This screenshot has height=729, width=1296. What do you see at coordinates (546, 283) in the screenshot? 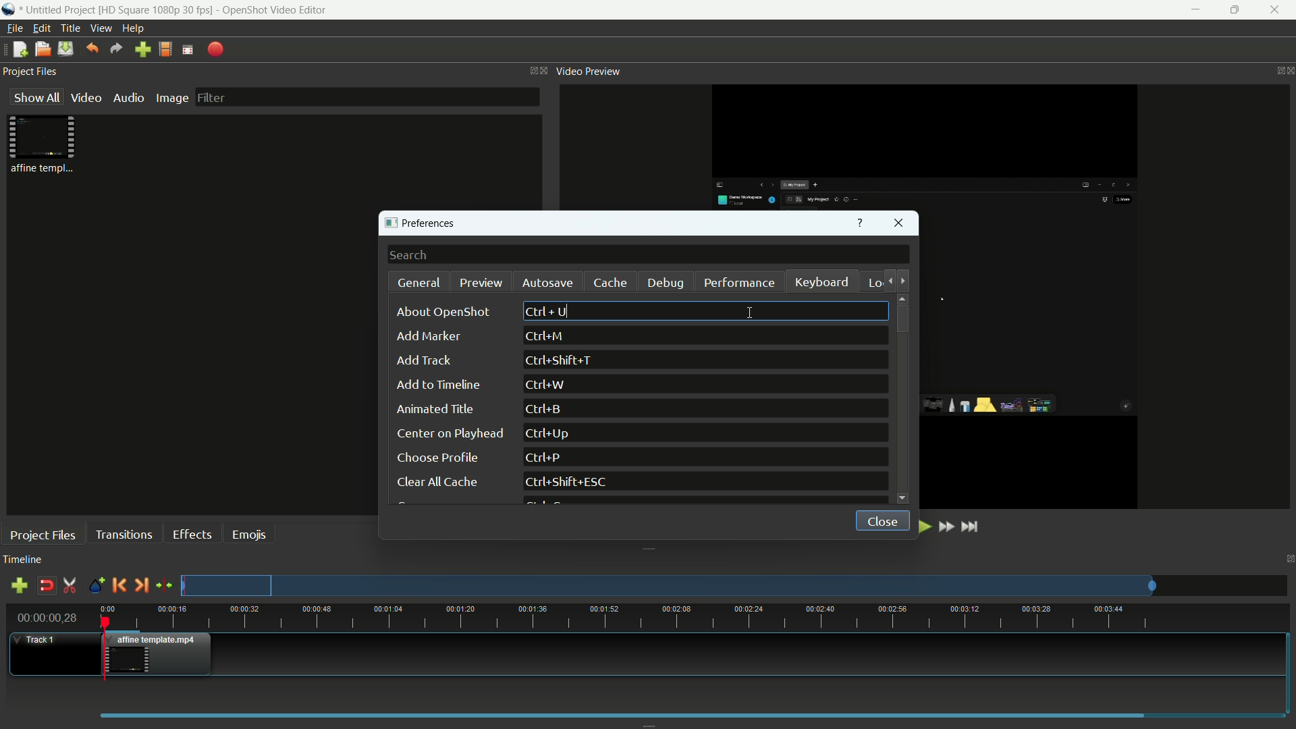
I see `autosave` at bounding box center [546, 283].